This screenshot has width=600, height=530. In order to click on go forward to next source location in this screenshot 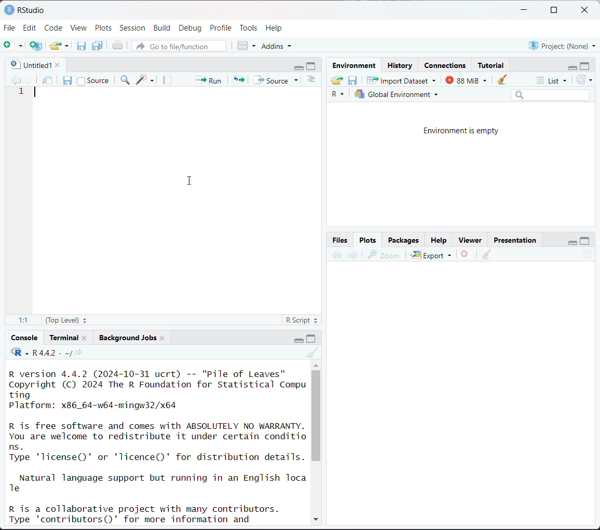, I will do `click(28, 81)`.